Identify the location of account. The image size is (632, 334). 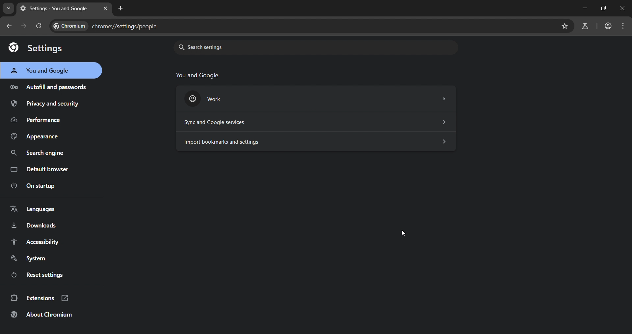
(607, 25).